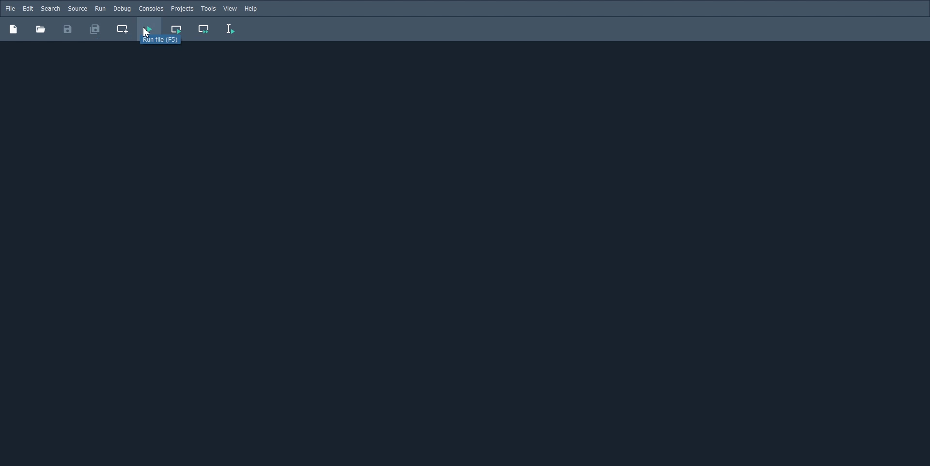 Image resolution: width=930 pixels, height=466 pixels. I want to click on Edit, so click(28, 9).